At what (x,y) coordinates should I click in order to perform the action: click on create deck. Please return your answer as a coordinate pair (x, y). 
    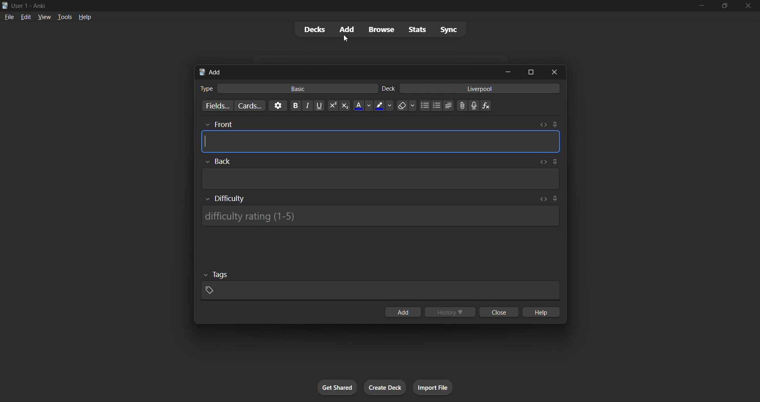
    Looking at the image, I should click on (386, 388).